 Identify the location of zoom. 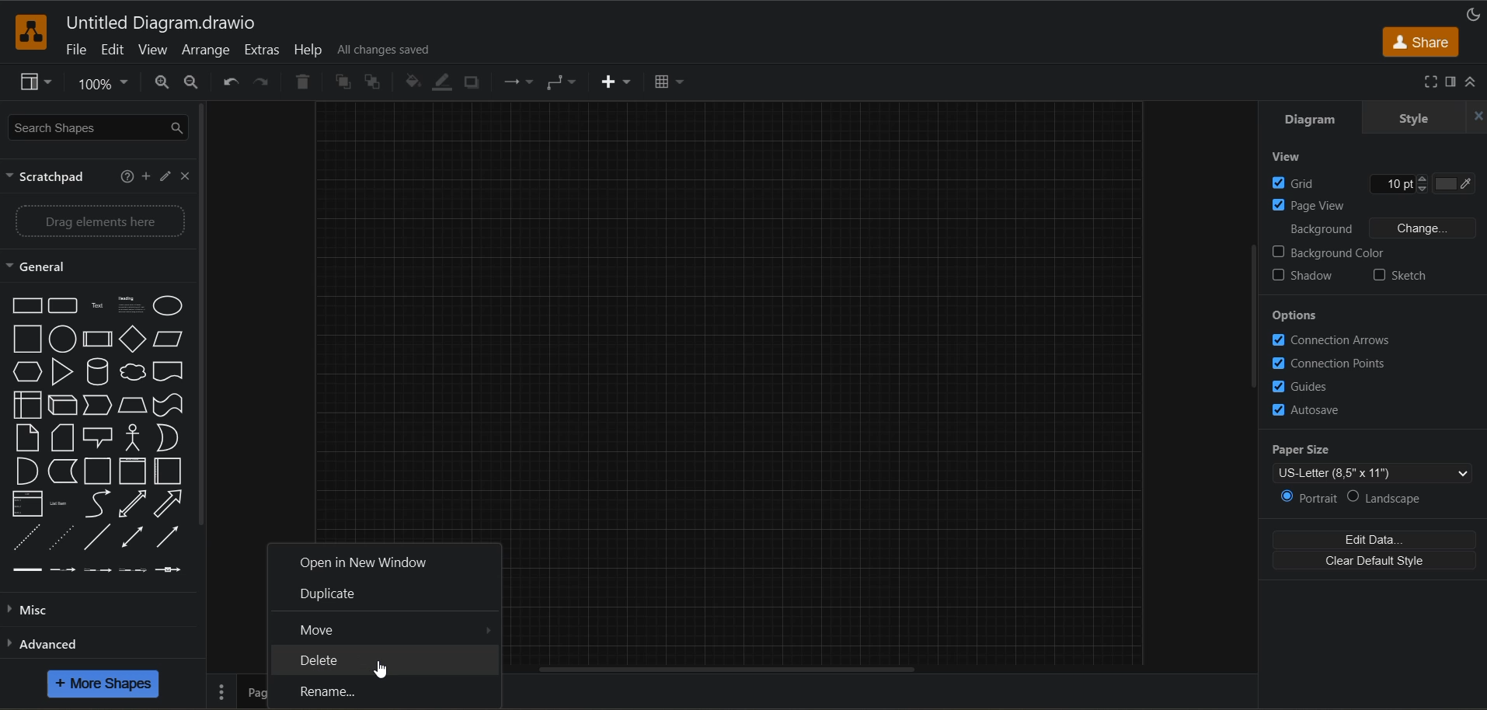
(102, 82).